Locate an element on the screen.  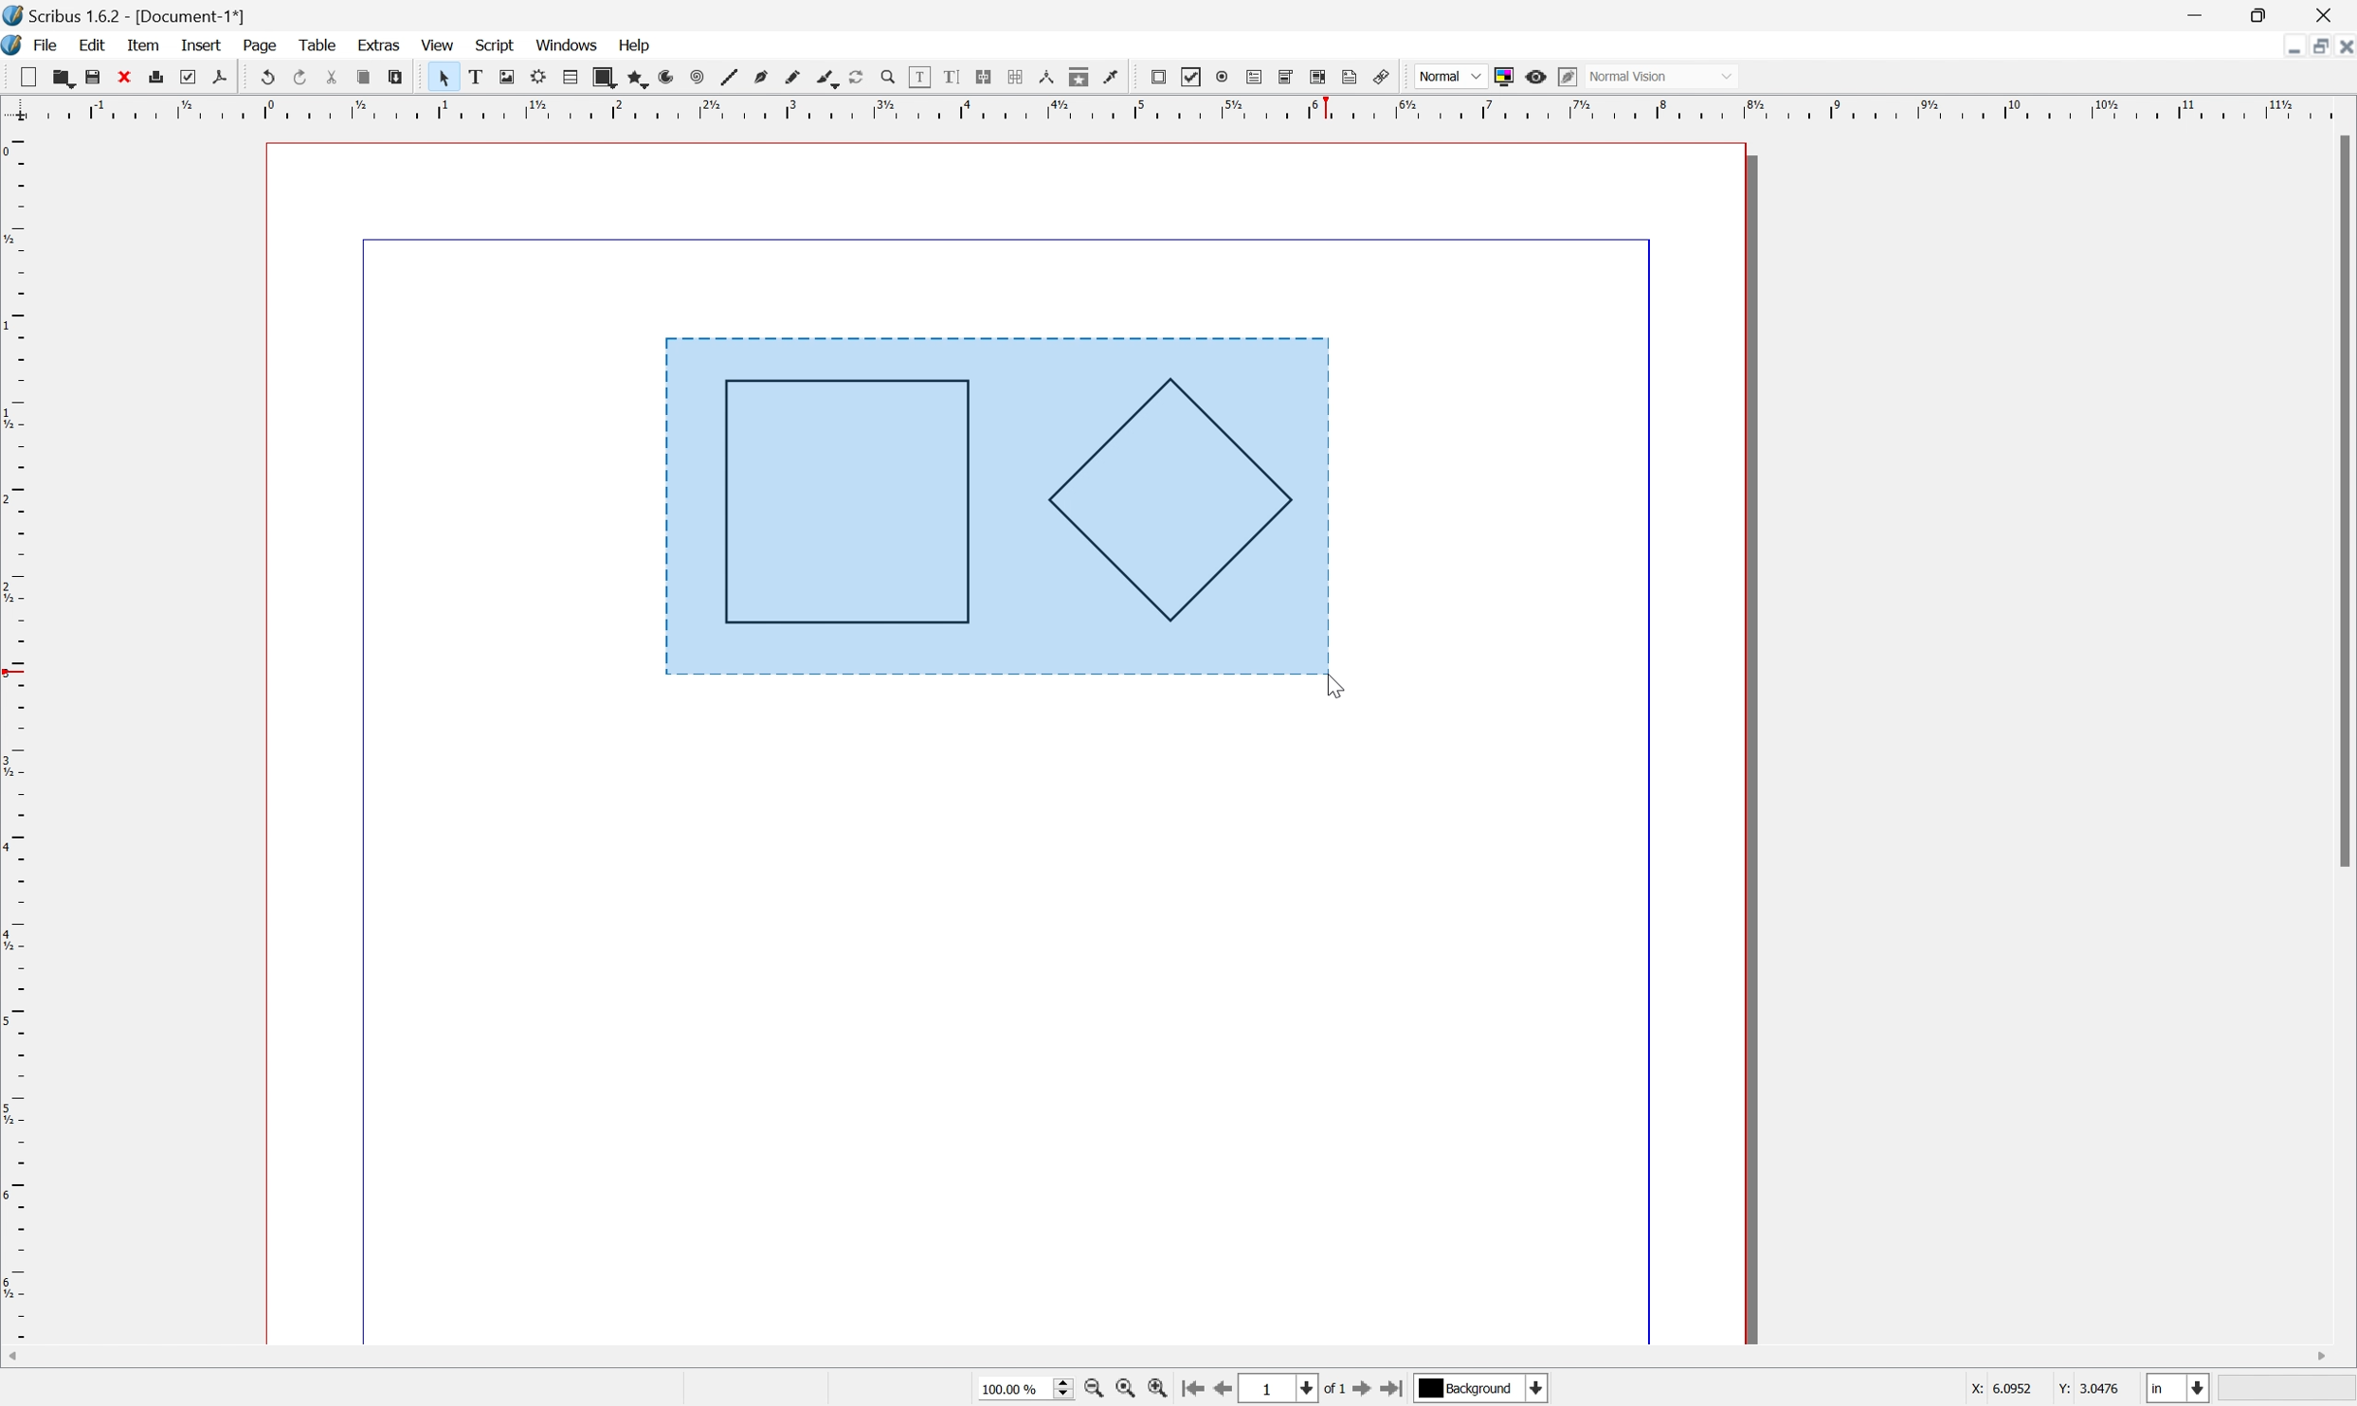
pdf combo box is located at coordinates (1285, 78).